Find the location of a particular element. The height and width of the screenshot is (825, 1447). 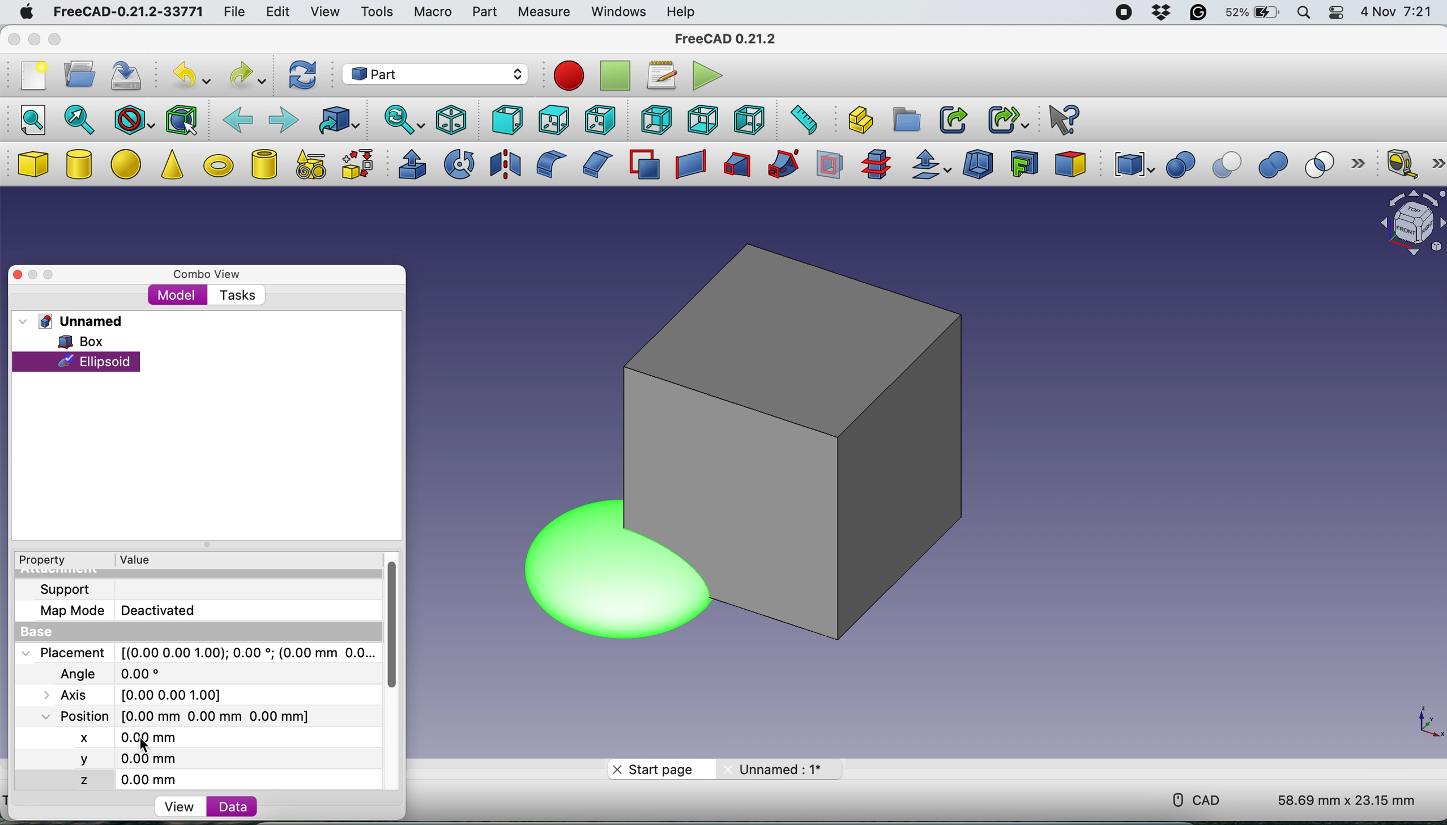

new is located at coordinates (31, 79).